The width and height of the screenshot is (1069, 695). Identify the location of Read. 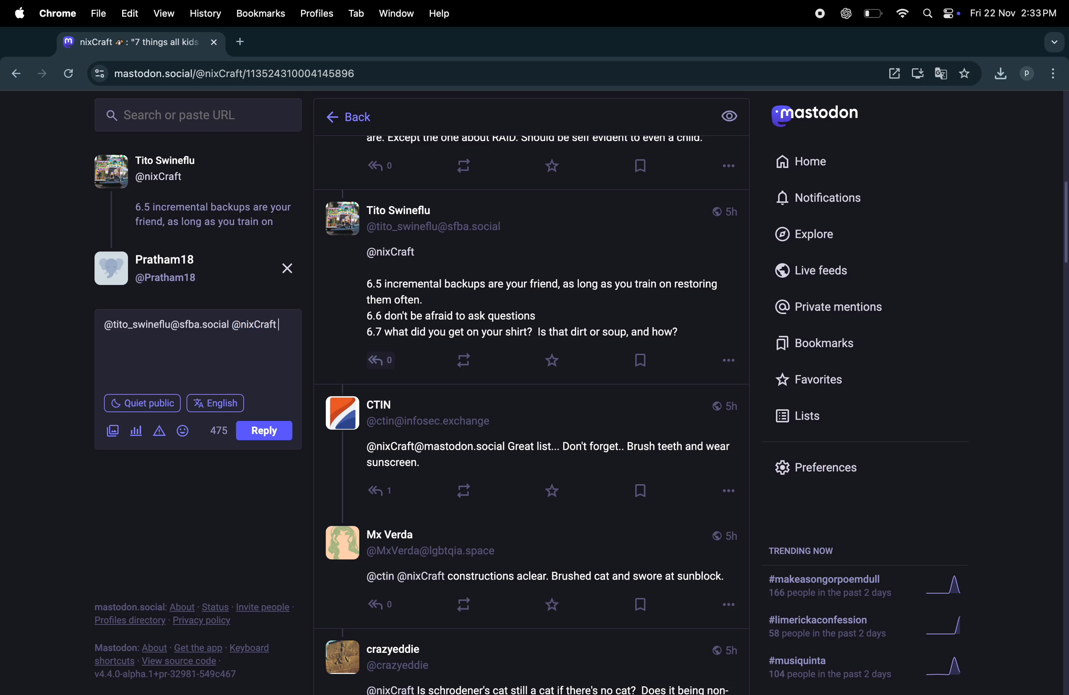
(384, 168).